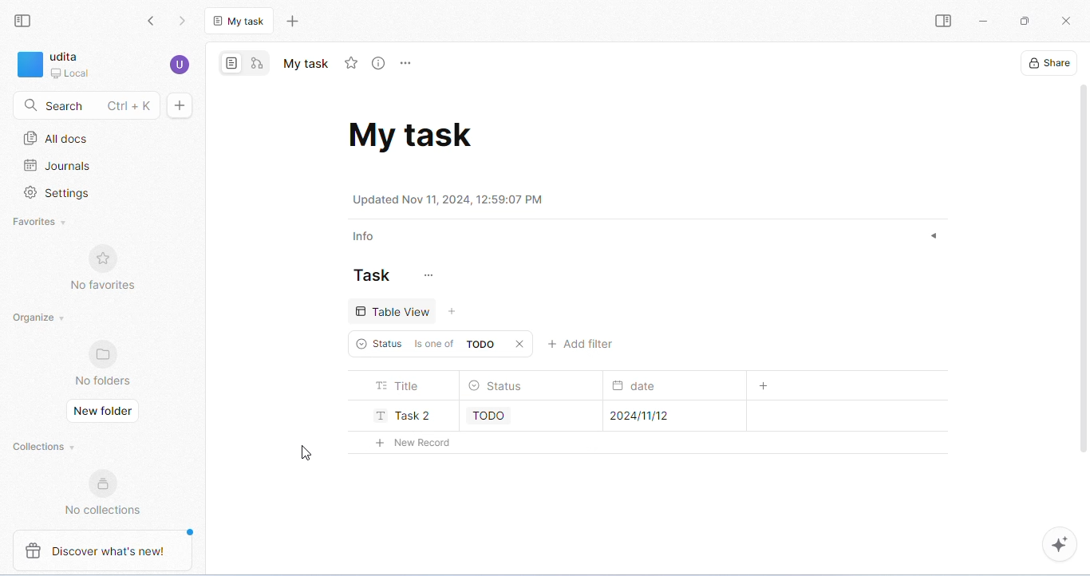 This screenshot has width=1090, height=576. What do you see at coordinates (101, 550) in the screenshot?
I see `discover what's new` at bounding box center [101, 550].